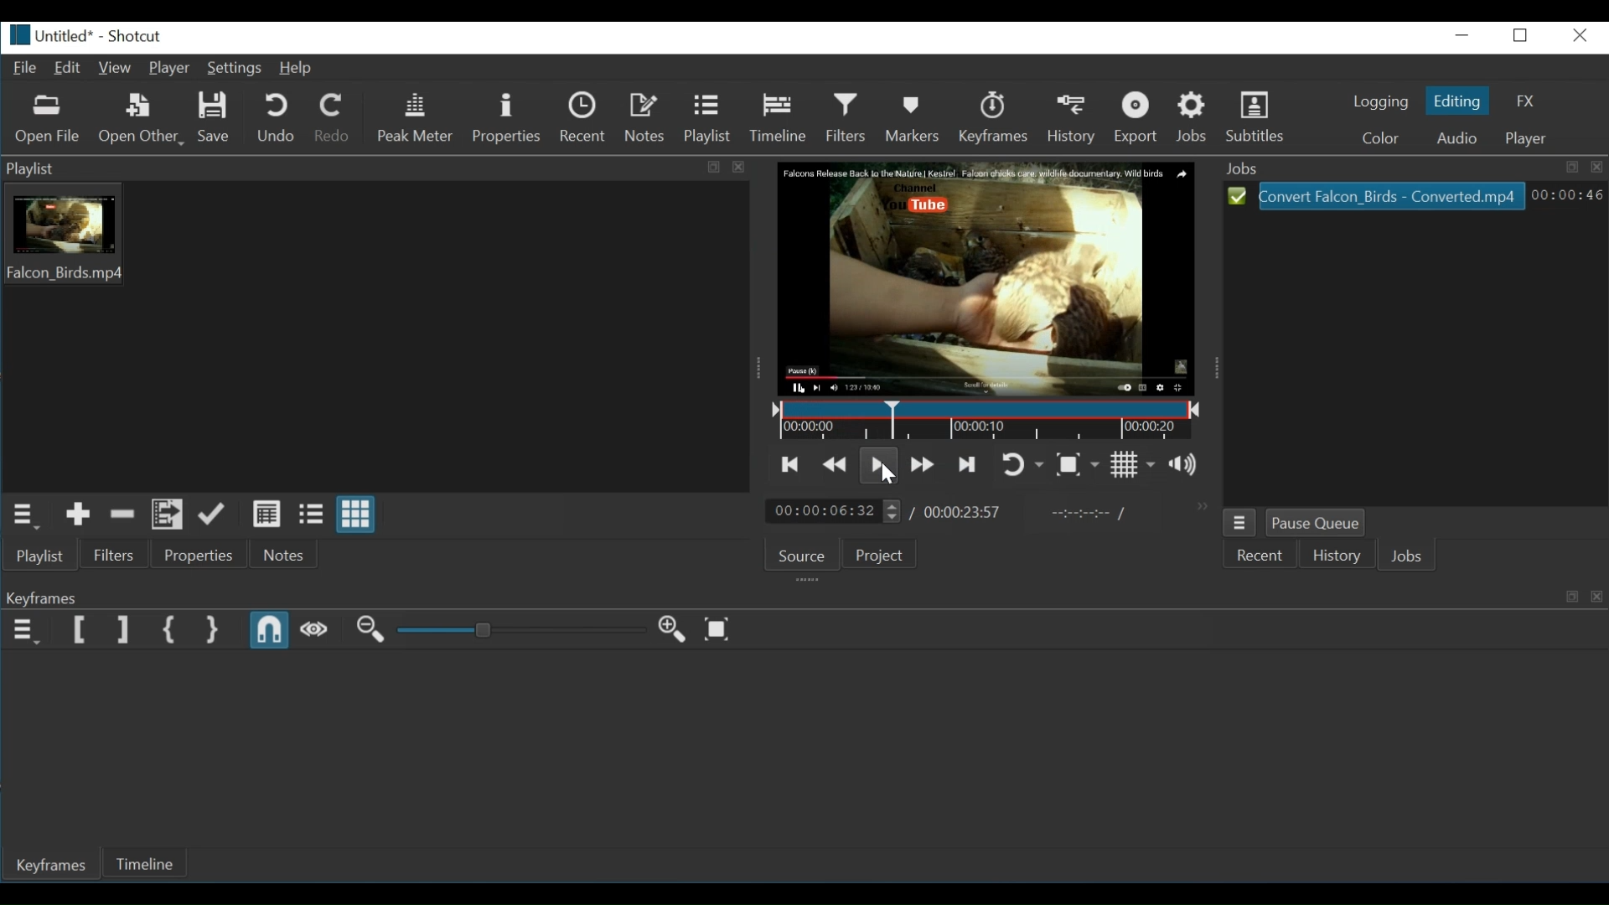 The image size is (1609, 905). Describe the element at coordinates (914, 116) in the screenshot. I see `Markers` at that location.